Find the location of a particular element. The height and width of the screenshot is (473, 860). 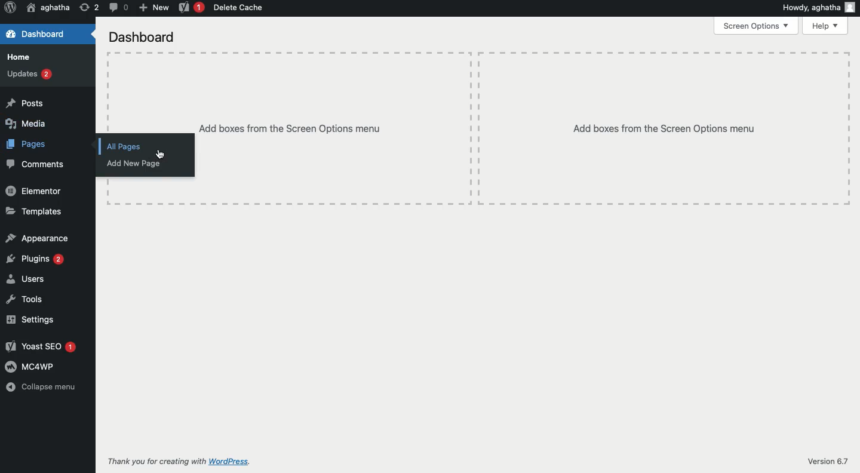

Appearance is located at coordinates (38, 238).